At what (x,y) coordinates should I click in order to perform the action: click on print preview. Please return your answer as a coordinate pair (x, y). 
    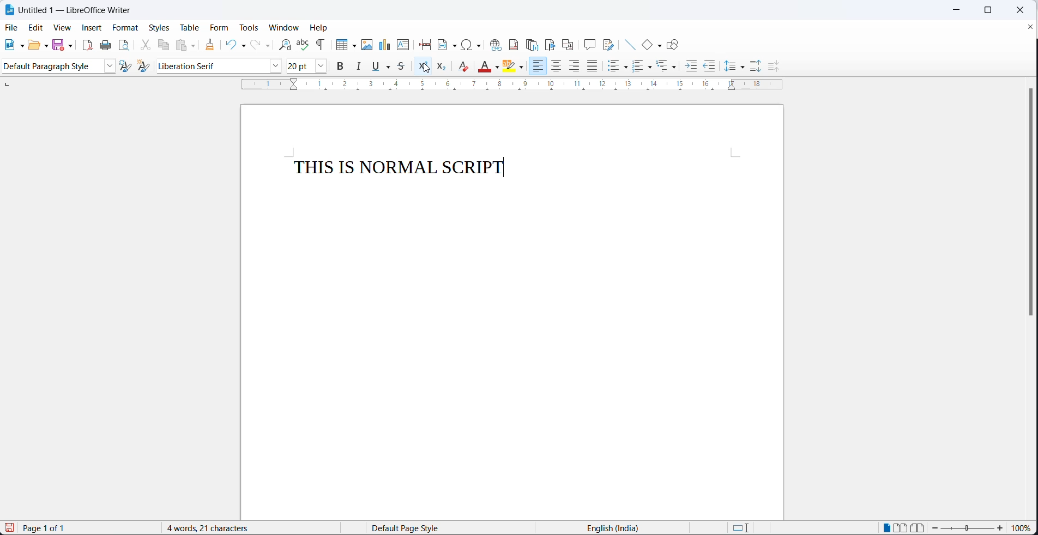
    Looking at the image, I should click on (125, 45).